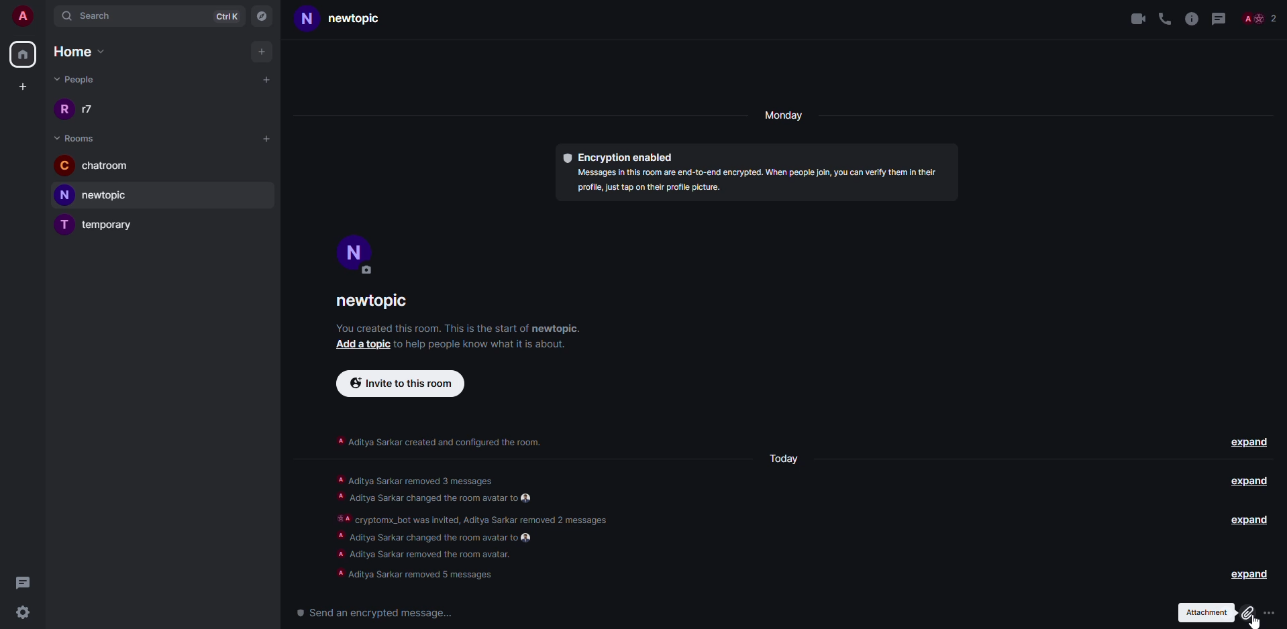 Image resolution: width=1287 pixels, height=629 pixels. What do you see at coordinates (1191, 18) in the screenshot?
I see `info` at bounding box center [1191, 18].